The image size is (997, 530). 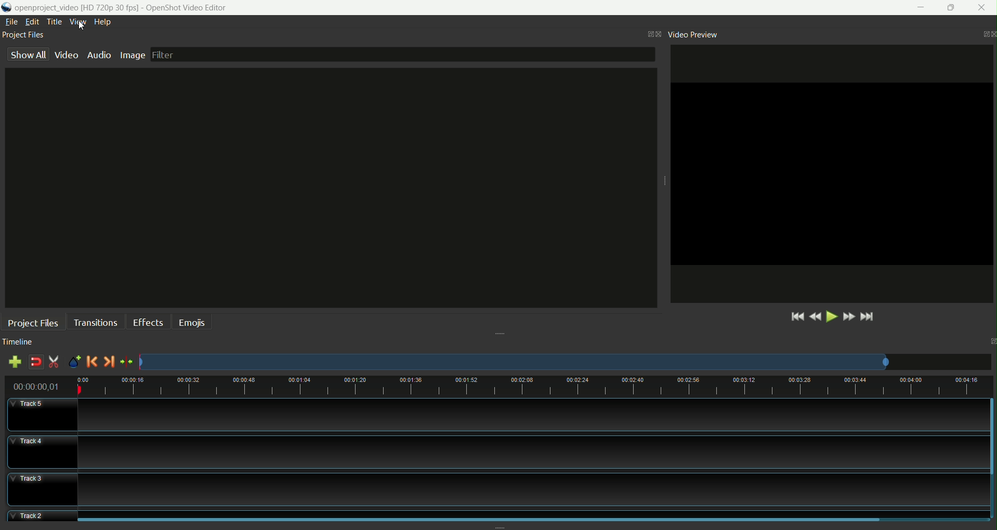 What do you see at coordinates (56, 22) in the screenshot?
I see `title` at bounding box center [56, 22].